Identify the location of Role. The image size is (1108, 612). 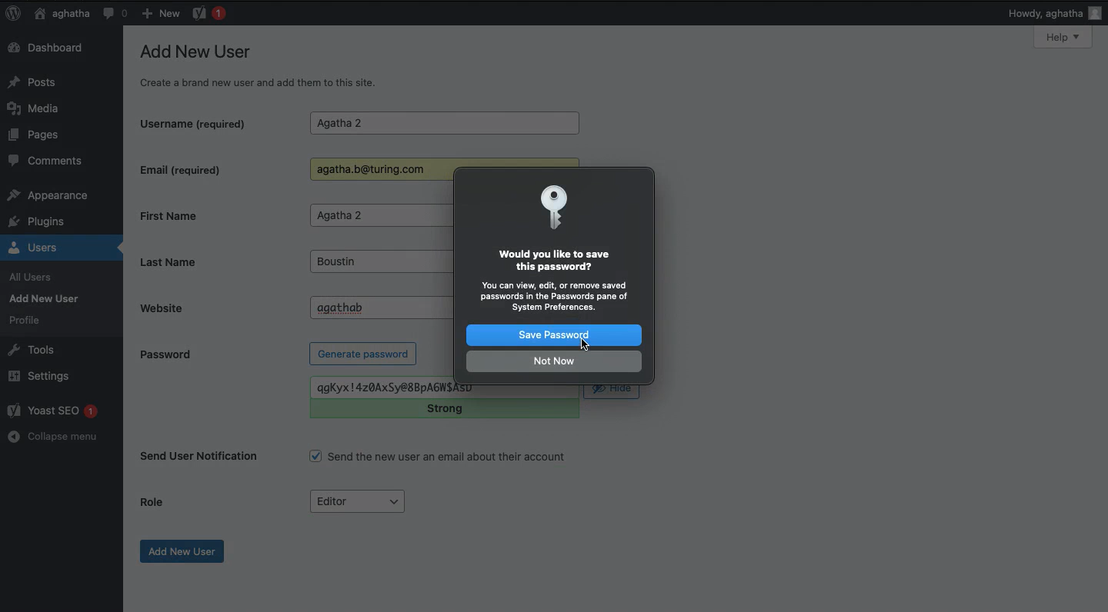
(152, 501).